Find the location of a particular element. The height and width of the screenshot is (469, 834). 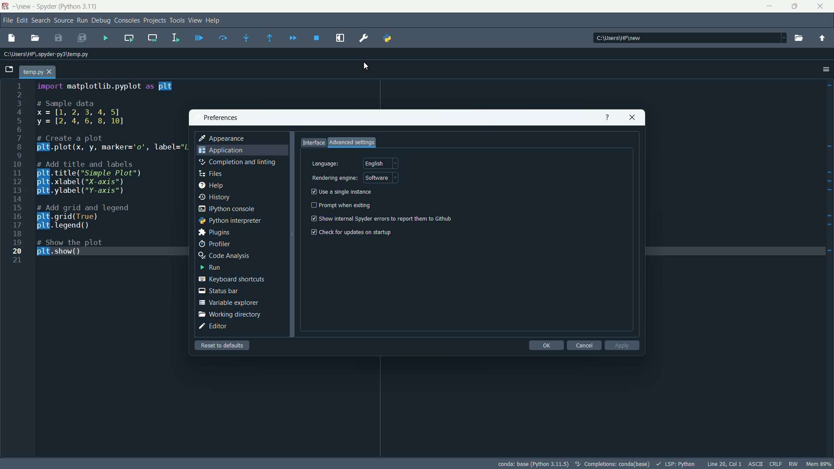

execute current line is located at coordinates (224, 39).